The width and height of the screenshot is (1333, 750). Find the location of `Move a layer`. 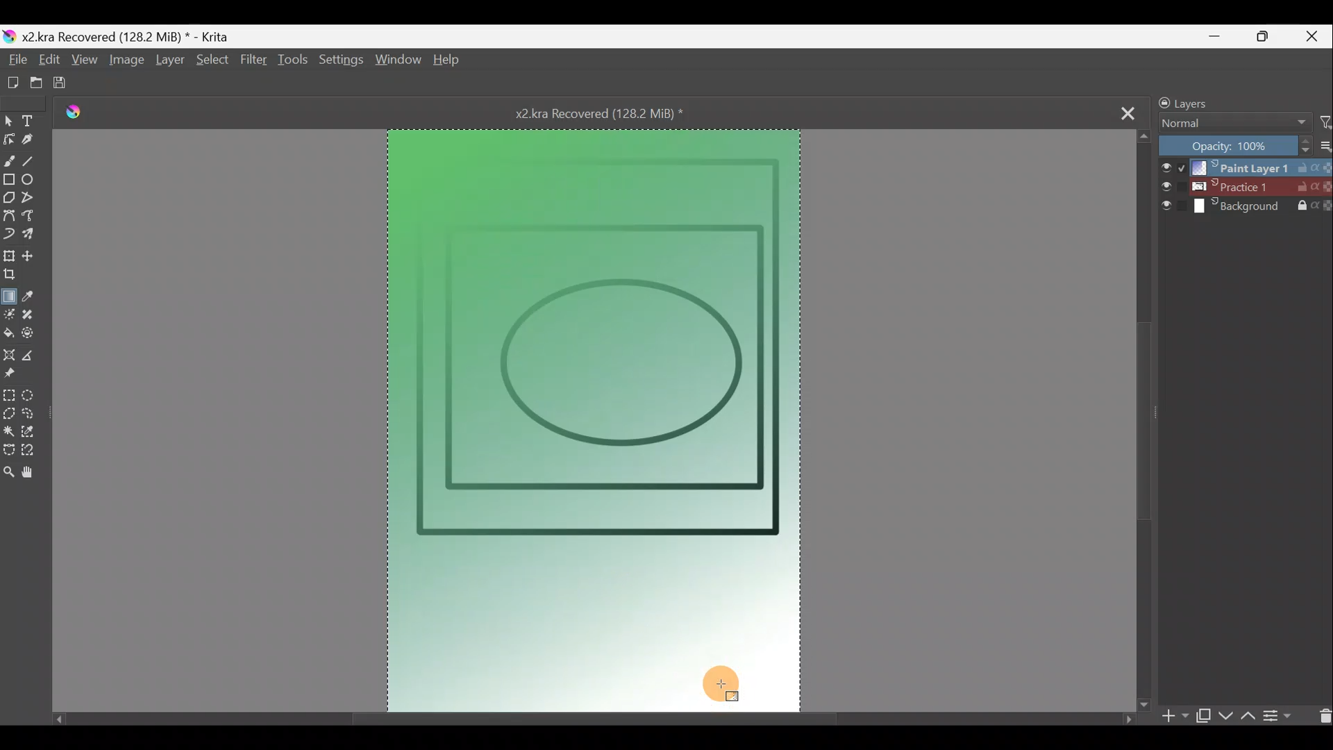

Move a layer is located at coordinates (35, 256).